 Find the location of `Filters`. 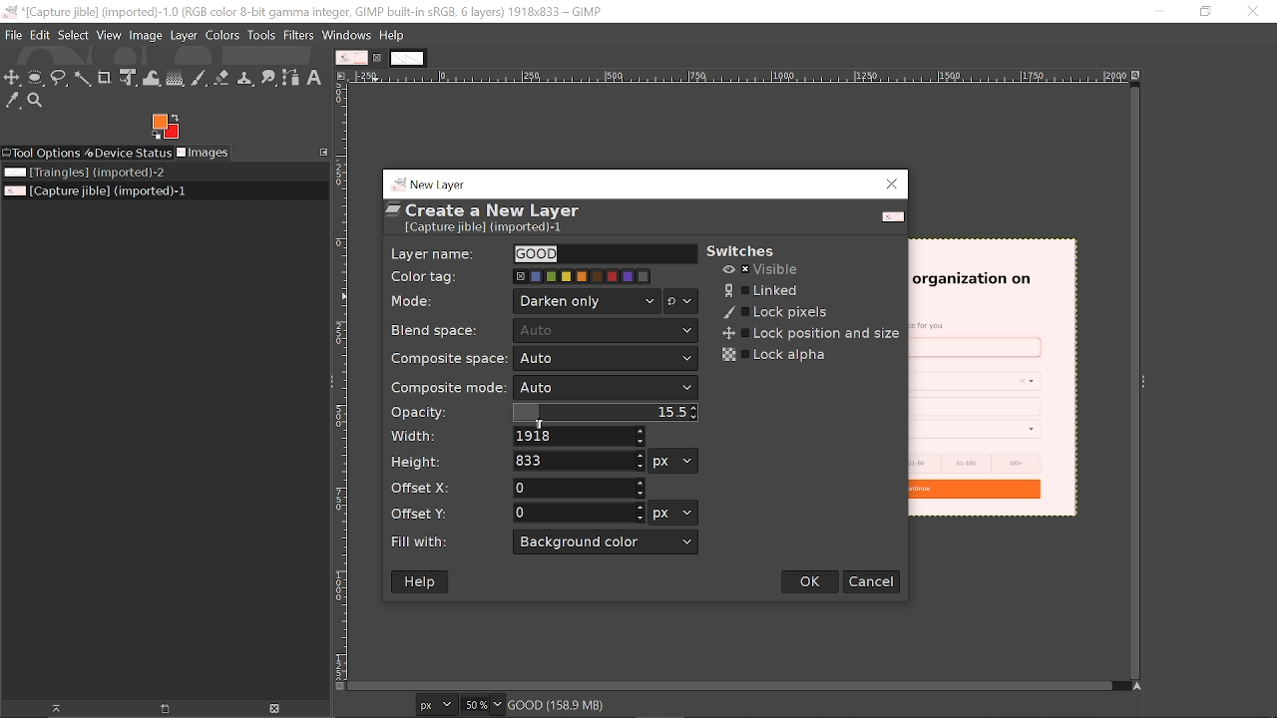

Filters is located at coordinates (299, 35).